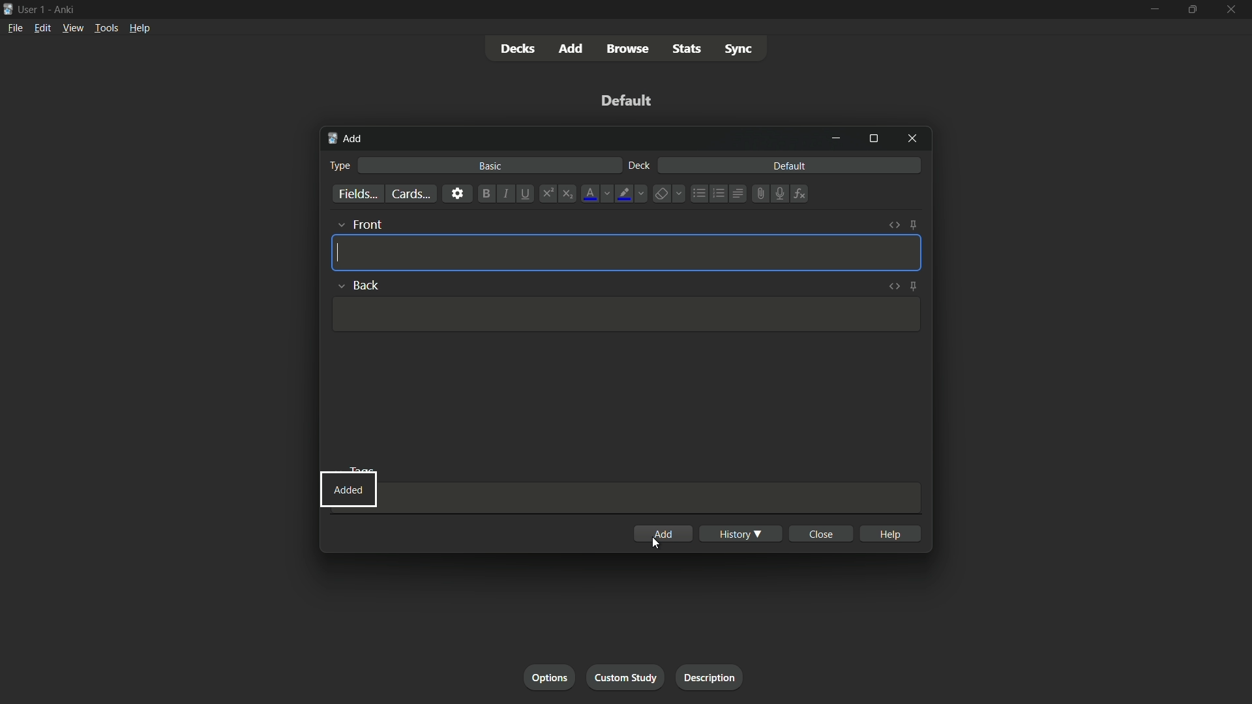 The image size is (1252, 704). What do you see at coordinates (627, 100) in the screenshot?
I see `default` at bounding box center [627, 100].